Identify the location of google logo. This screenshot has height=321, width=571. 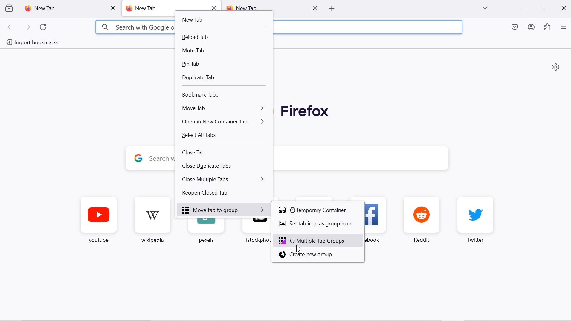
(138, 158).